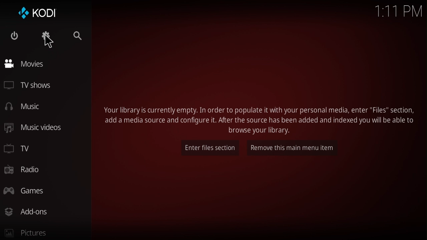  What do you see at coordinates (35, 127) in the screenshot?
I see `music videos` at bounding box center [35, 127].